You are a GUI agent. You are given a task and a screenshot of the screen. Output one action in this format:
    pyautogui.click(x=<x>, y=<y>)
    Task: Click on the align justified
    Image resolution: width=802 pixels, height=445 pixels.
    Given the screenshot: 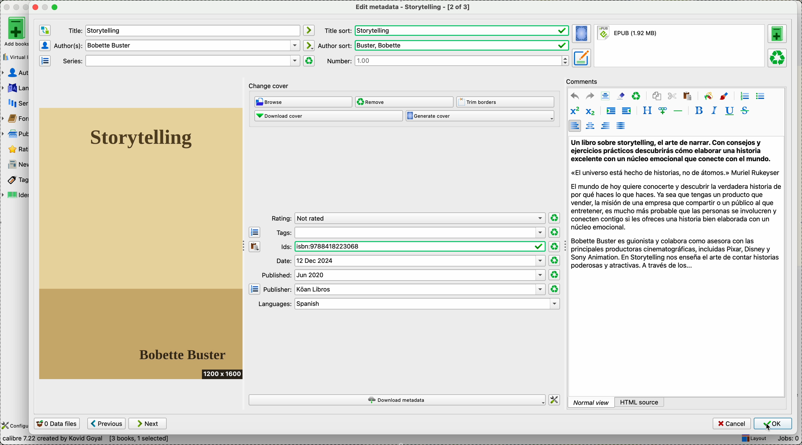 What is the action you would take?
    pyautogui.click(x=621, y=125)
    